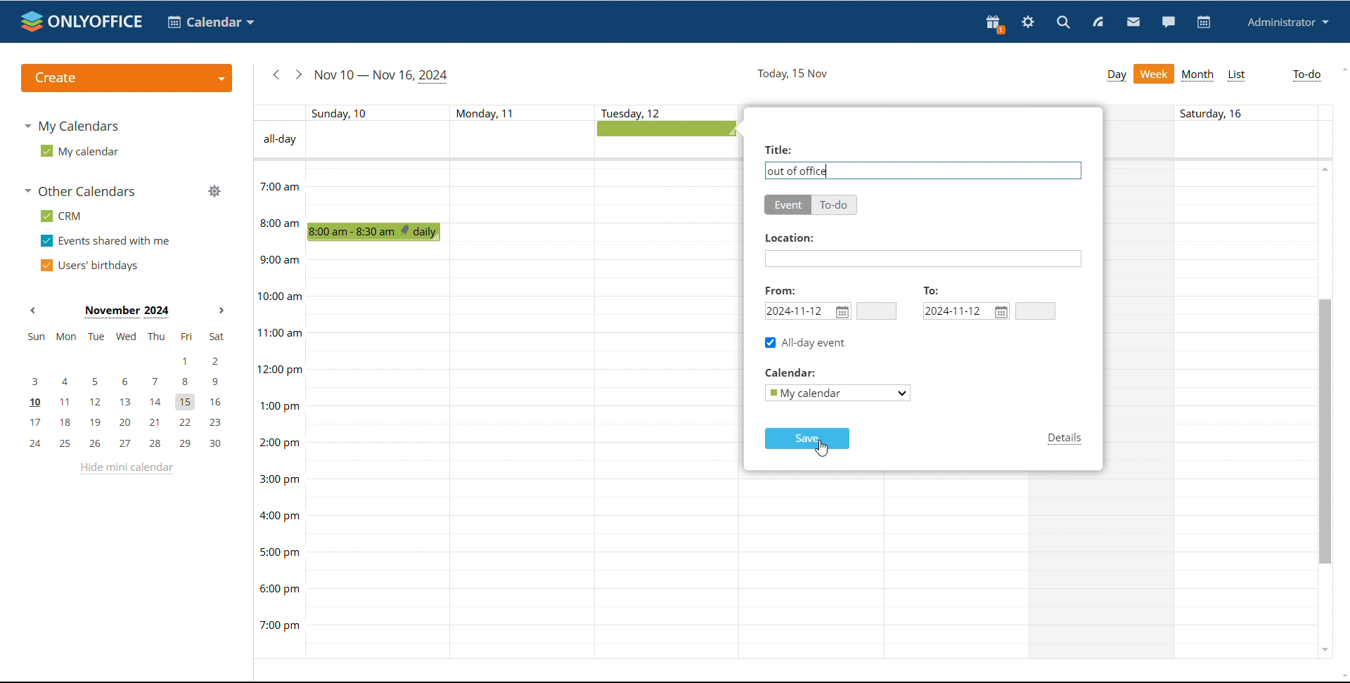 This screenshot has height=683, width=1350. Describe the element at coordinates (82, 22) in the screenshot. I see `logo` at that location.